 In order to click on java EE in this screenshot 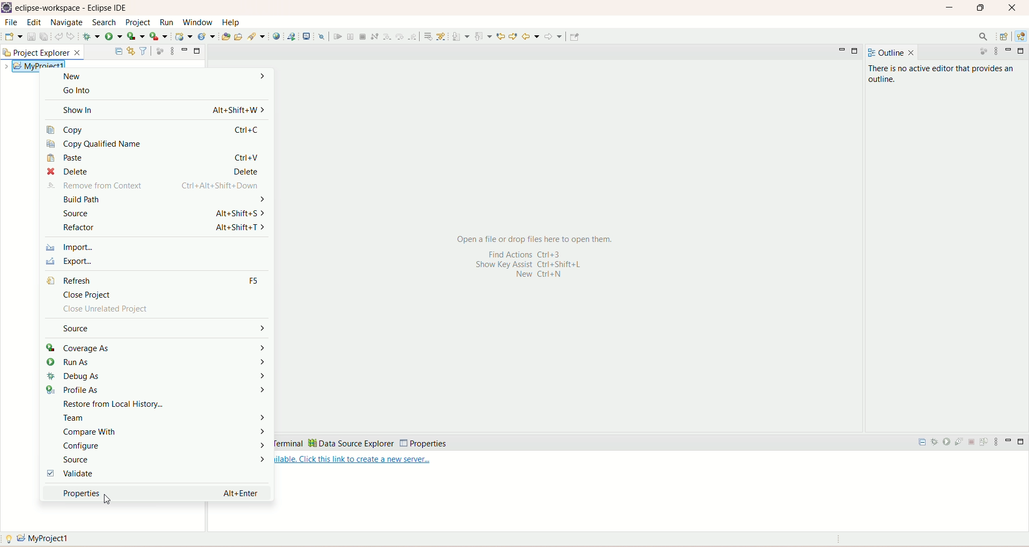, I will do `click(1021, 36)`.